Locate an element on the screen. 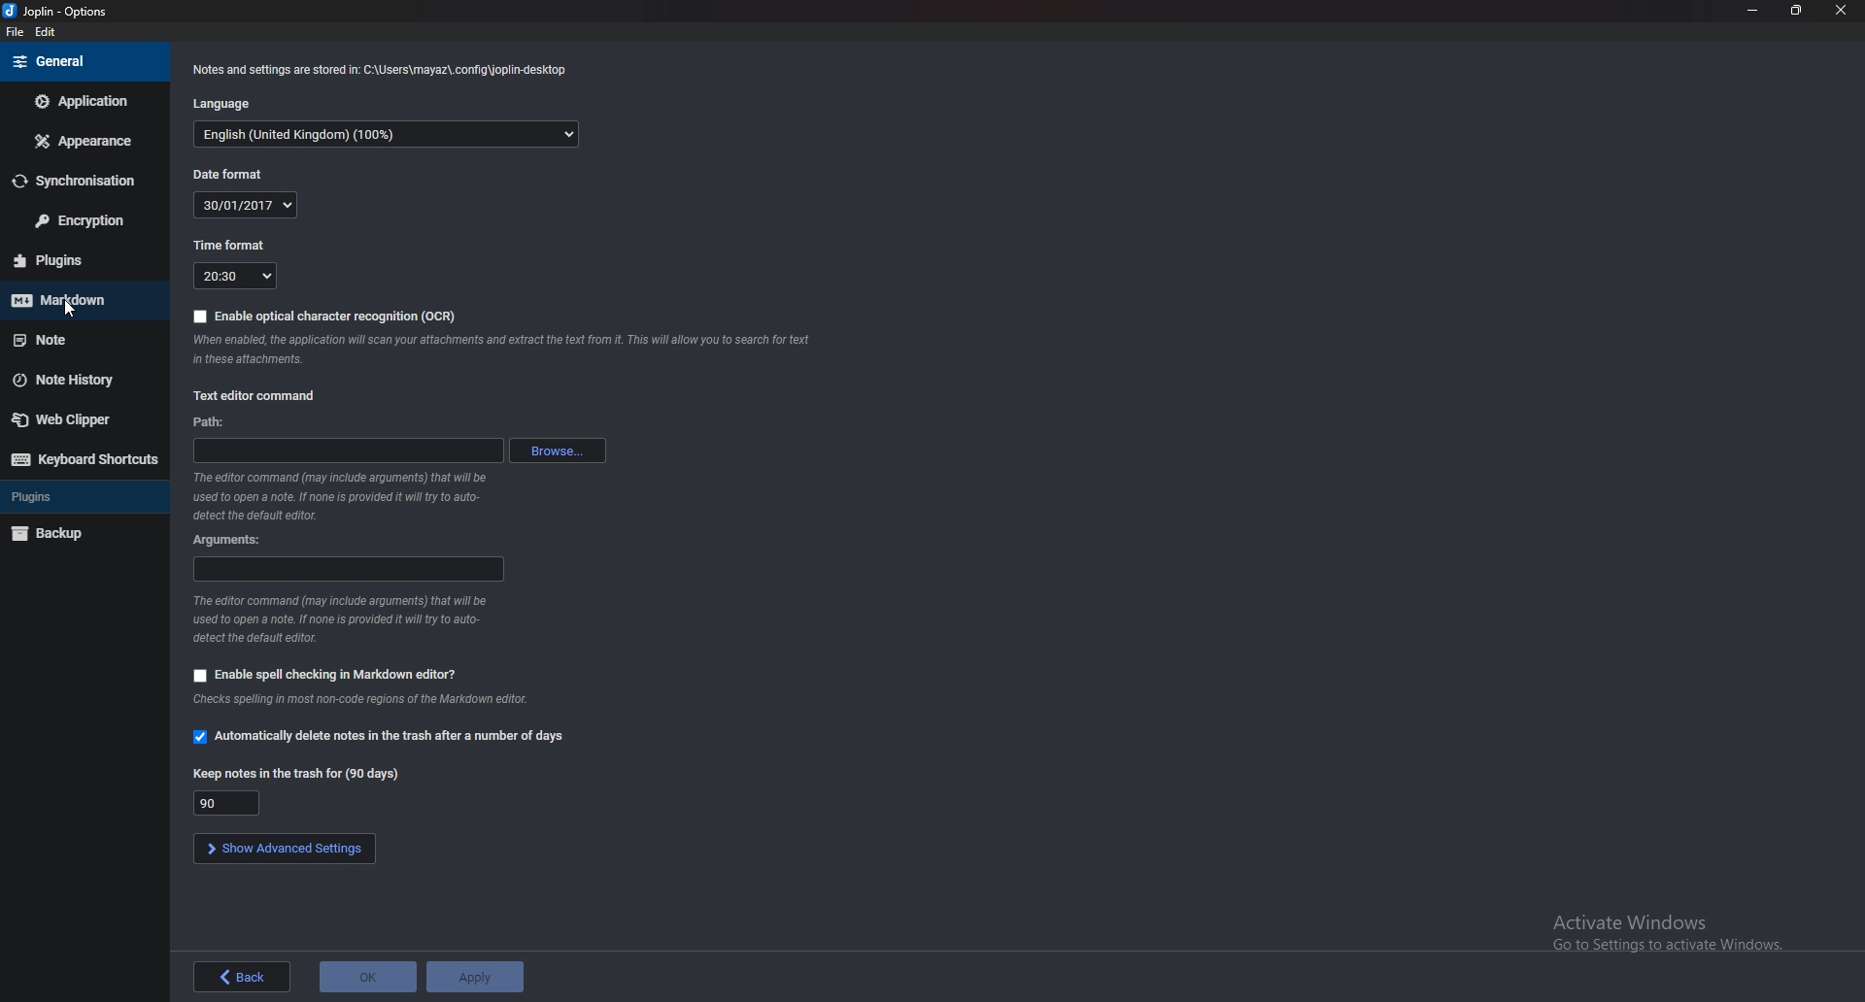 This screenshot has height=1002, width=1865. Appearance is located at coordinates (78, 143).